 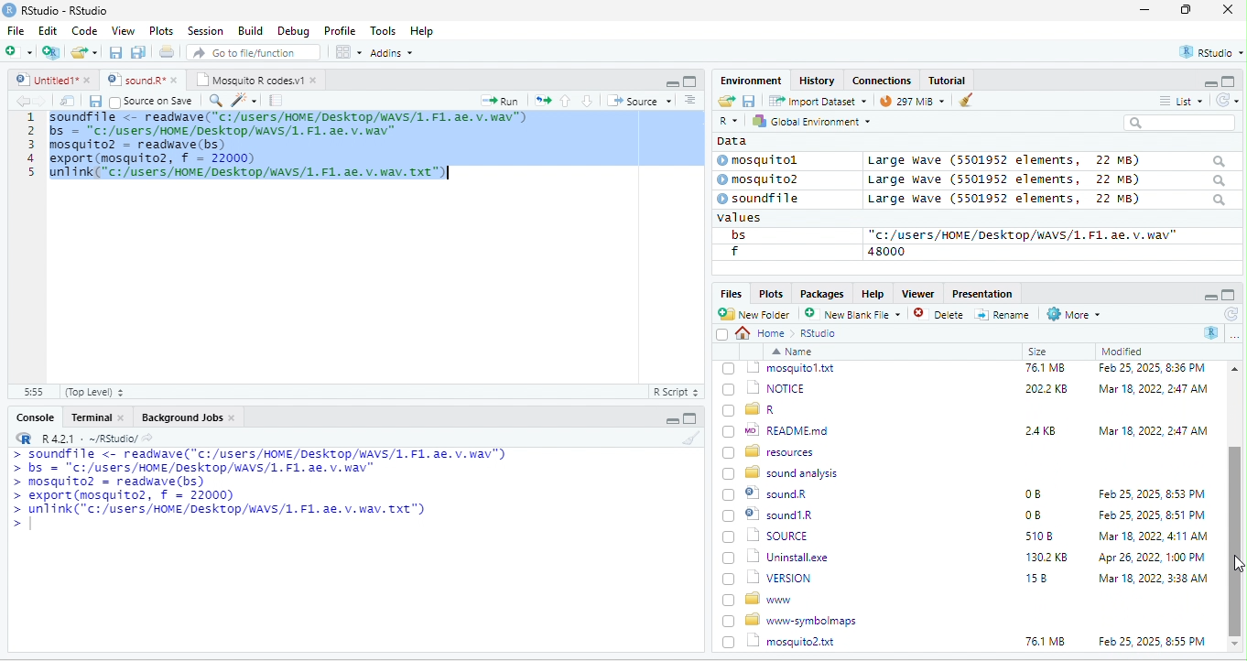 I want to click on f, so click(x=734, y=252).